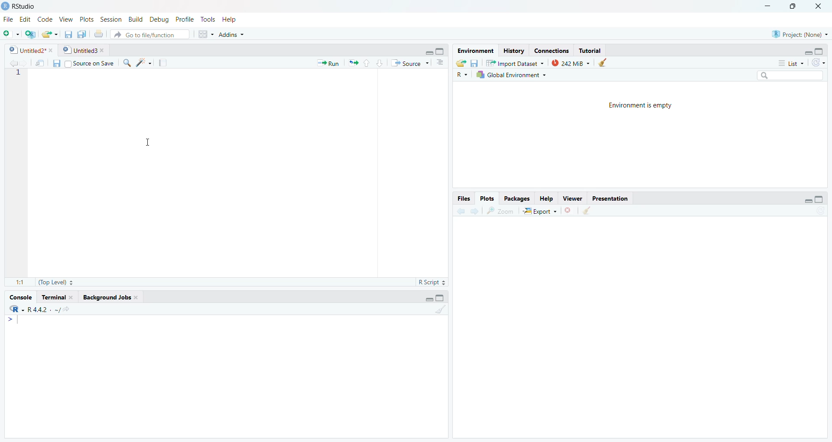 This screenshot has height=442, width=832. Describe the element at coordinates (441, 298) in the screenshot. I see `Maximize` at that location.